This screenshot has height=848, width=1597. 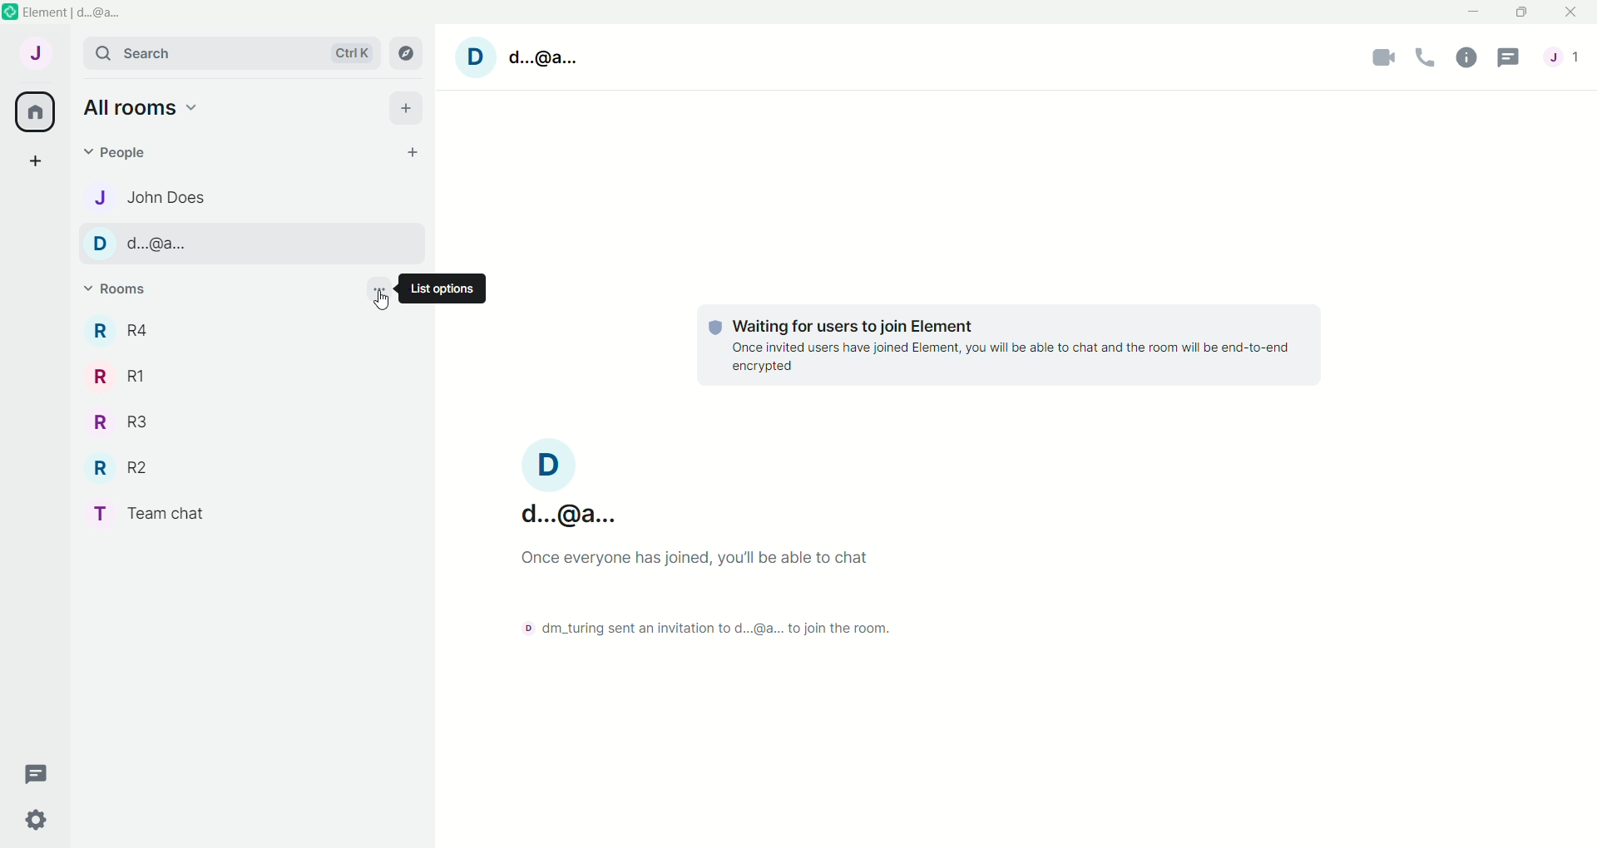 What do you see at coordinates (1566, 57) in the screenshot?
I see `People` at bounding box center [1566, 57].